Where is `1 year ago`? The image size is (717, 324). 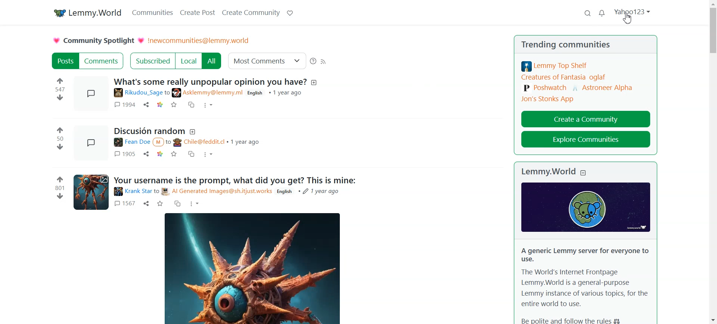
1 year ago is located at coordinates (245, 141).